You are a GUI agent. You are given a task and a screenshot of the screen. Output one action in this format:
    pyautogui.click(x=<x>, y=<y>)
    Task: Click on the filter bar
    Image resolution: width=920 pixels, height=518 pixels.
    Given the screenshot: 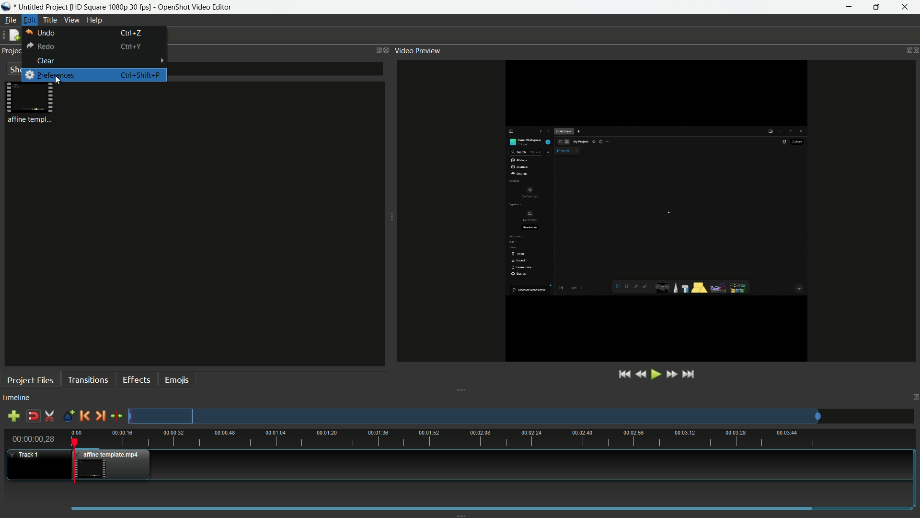 What is the action you would take?
    pyautogui.click(x=277, y=69)
    